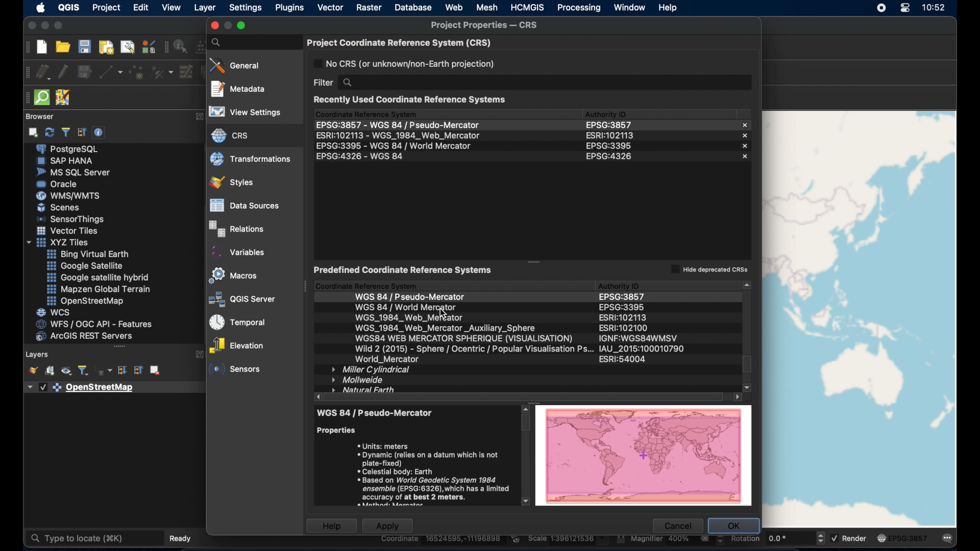 The height and width of the screenshot is (551, 980). What do you see at coordinates (60, 25) in the screenshot?
I see `maximize` at bounding box center [60, 25].